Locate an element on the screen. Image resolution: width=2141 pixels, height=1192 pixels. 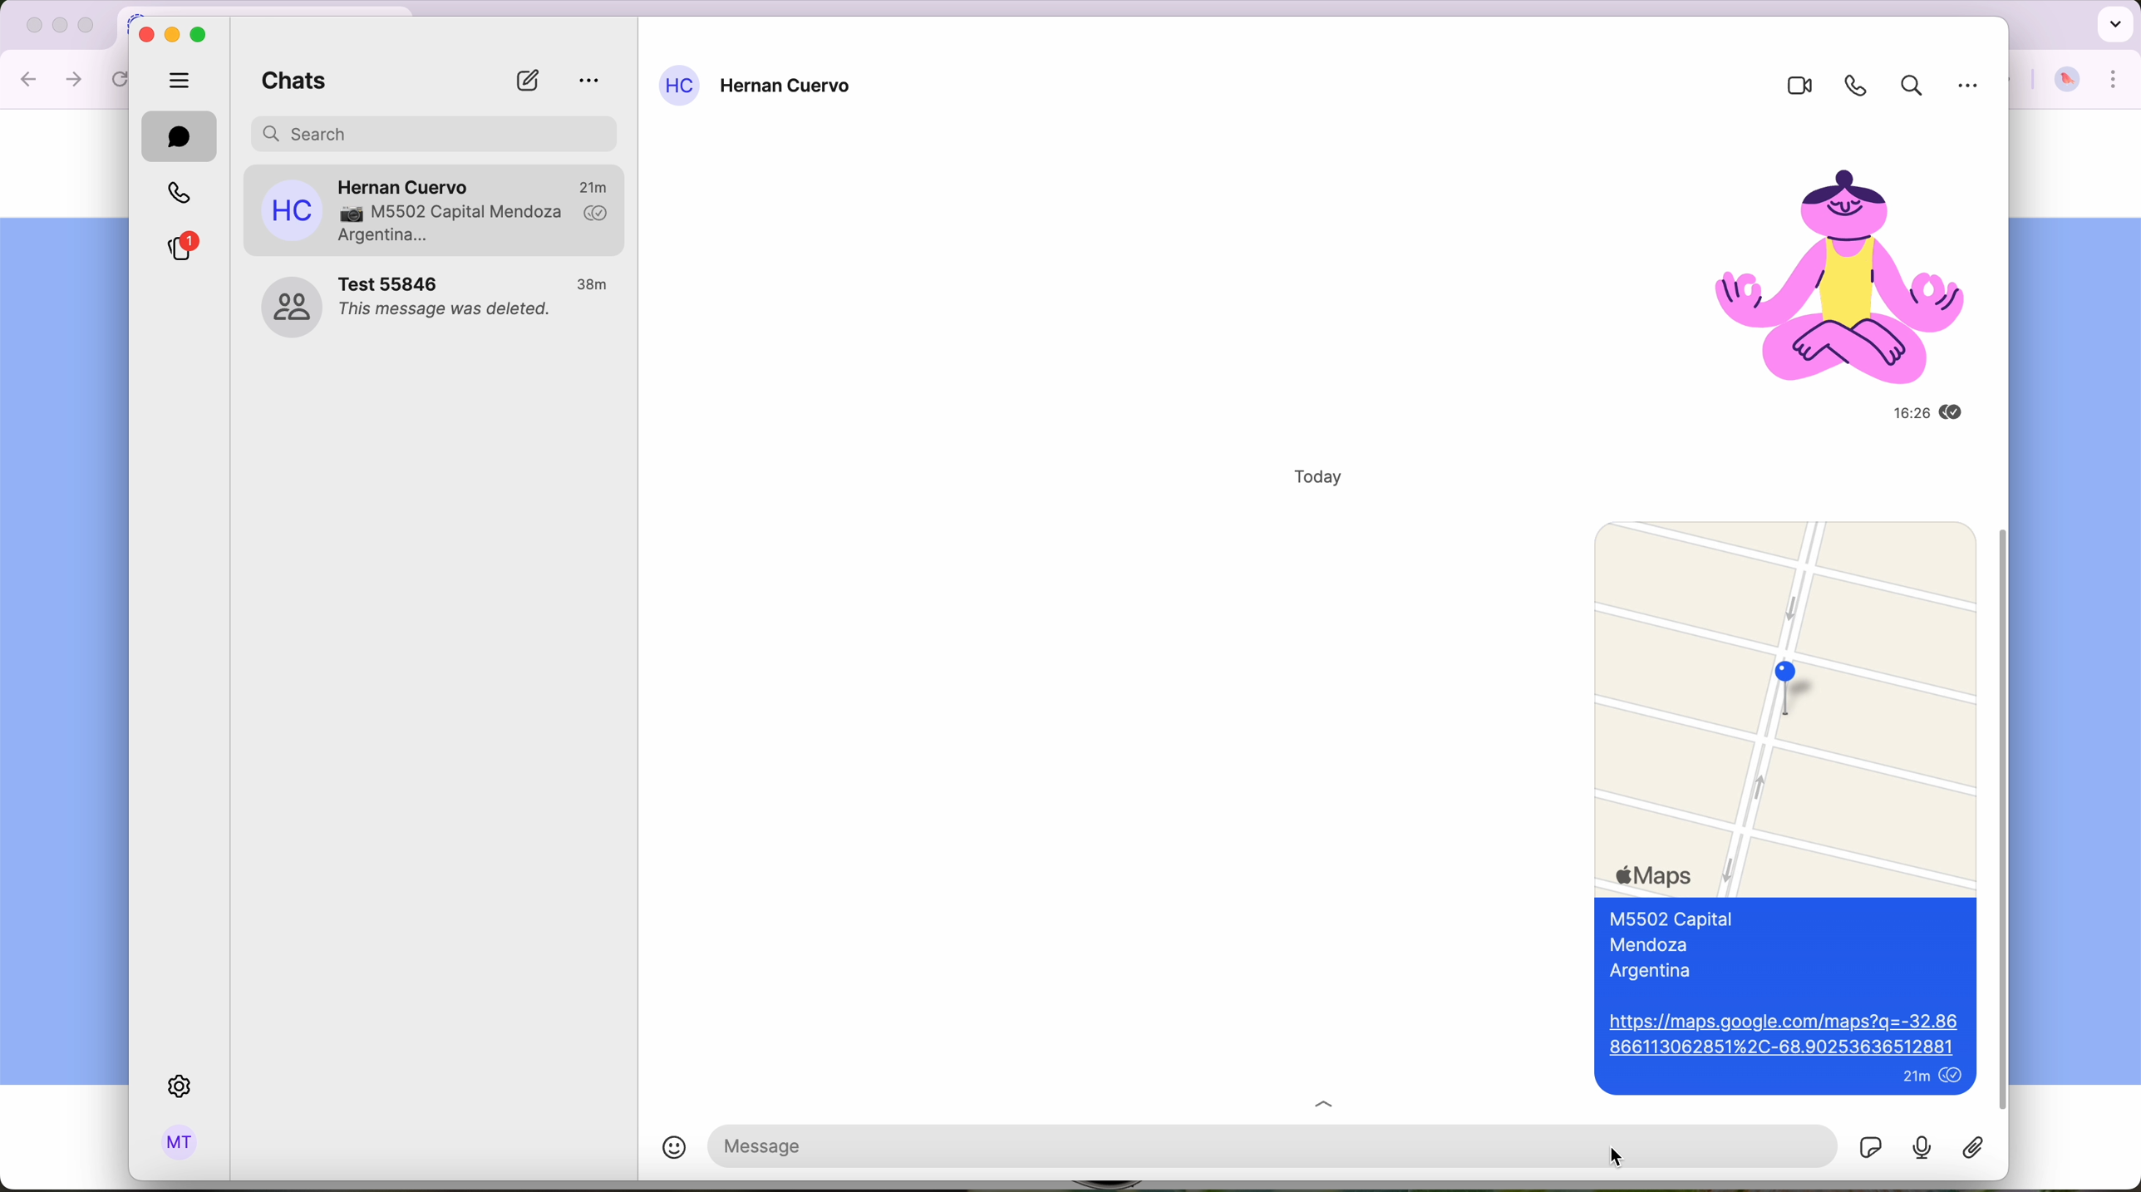
microphone is located at coordinates (1923, 1147).